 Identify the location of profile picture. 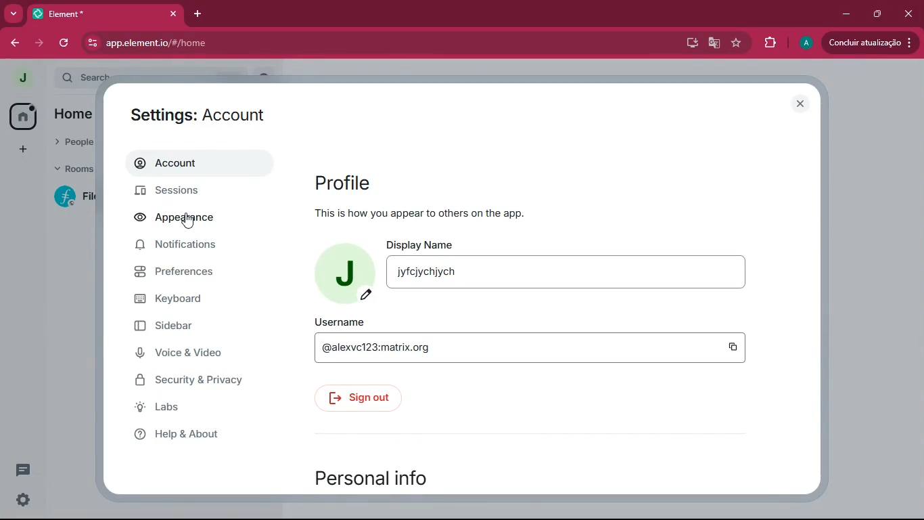
(342, 272).